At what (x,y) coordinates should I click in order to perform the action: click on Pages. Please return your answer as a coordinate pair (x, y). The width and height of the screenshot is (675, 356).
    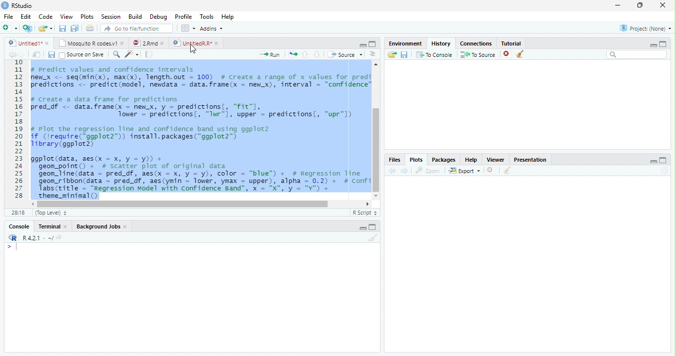
    Looking at the image, I should click on (151, 55).